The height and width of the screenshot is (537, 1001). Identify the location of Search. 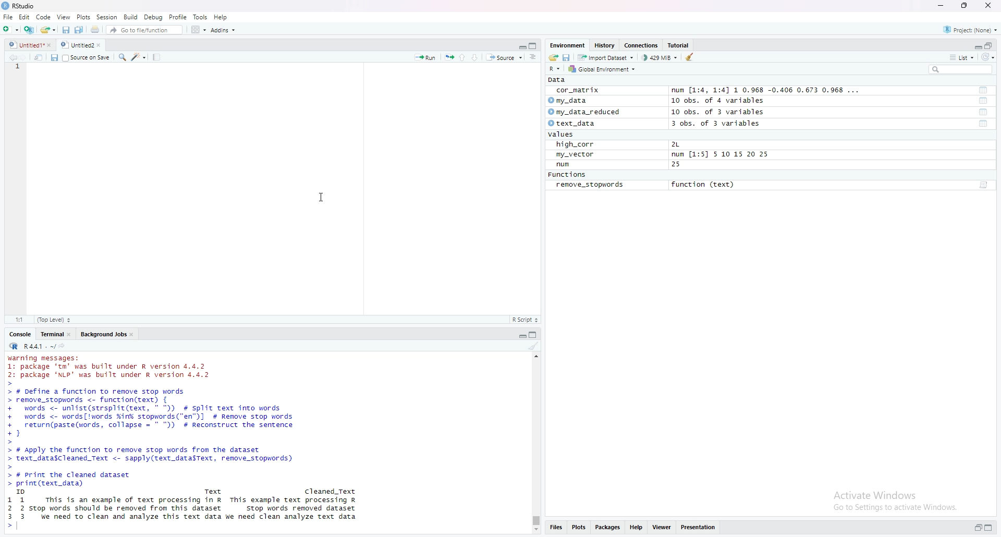
(960, 70).